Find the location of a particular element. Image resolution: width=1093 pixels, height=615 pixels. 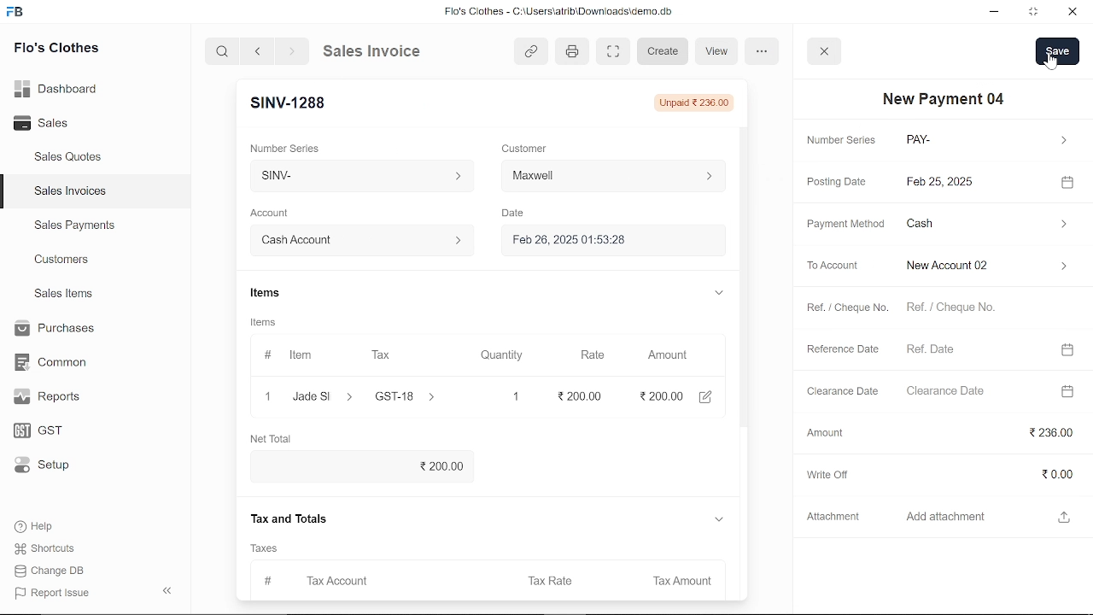

New Payment 04 is located at coordinates (946, 98).